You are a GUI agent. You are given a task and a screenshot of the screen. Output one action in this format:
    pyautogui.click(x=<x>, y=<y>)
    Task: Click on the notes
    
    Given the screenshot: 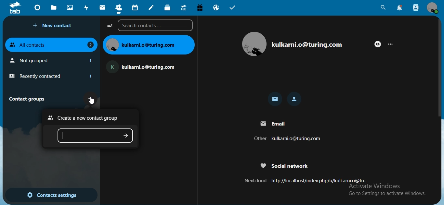 What is the action you would take?
    pyautogui.click(x=151, y=7)
    